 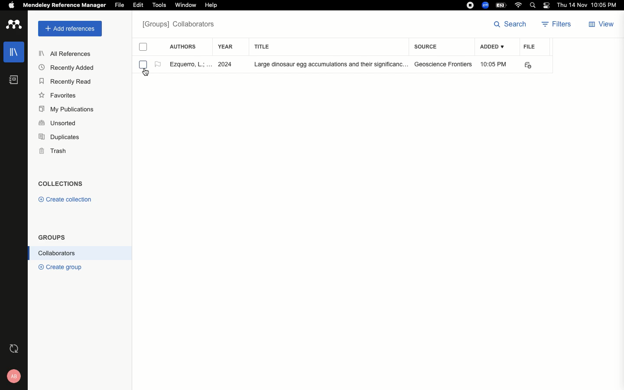 I want to click on Source, so click(x=428, y=46).